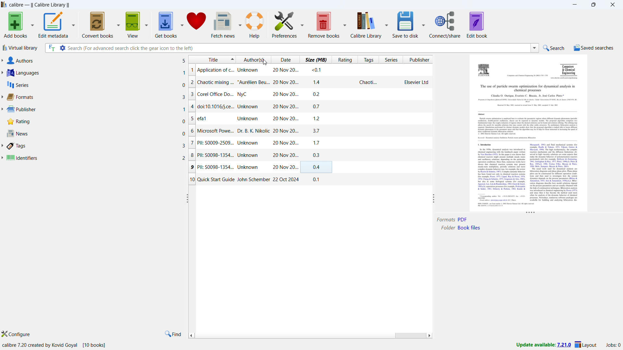  What do you see at coordinates (409, 335) in the screenshot?
I see `scrollbar` at bounding box center [409, 335].